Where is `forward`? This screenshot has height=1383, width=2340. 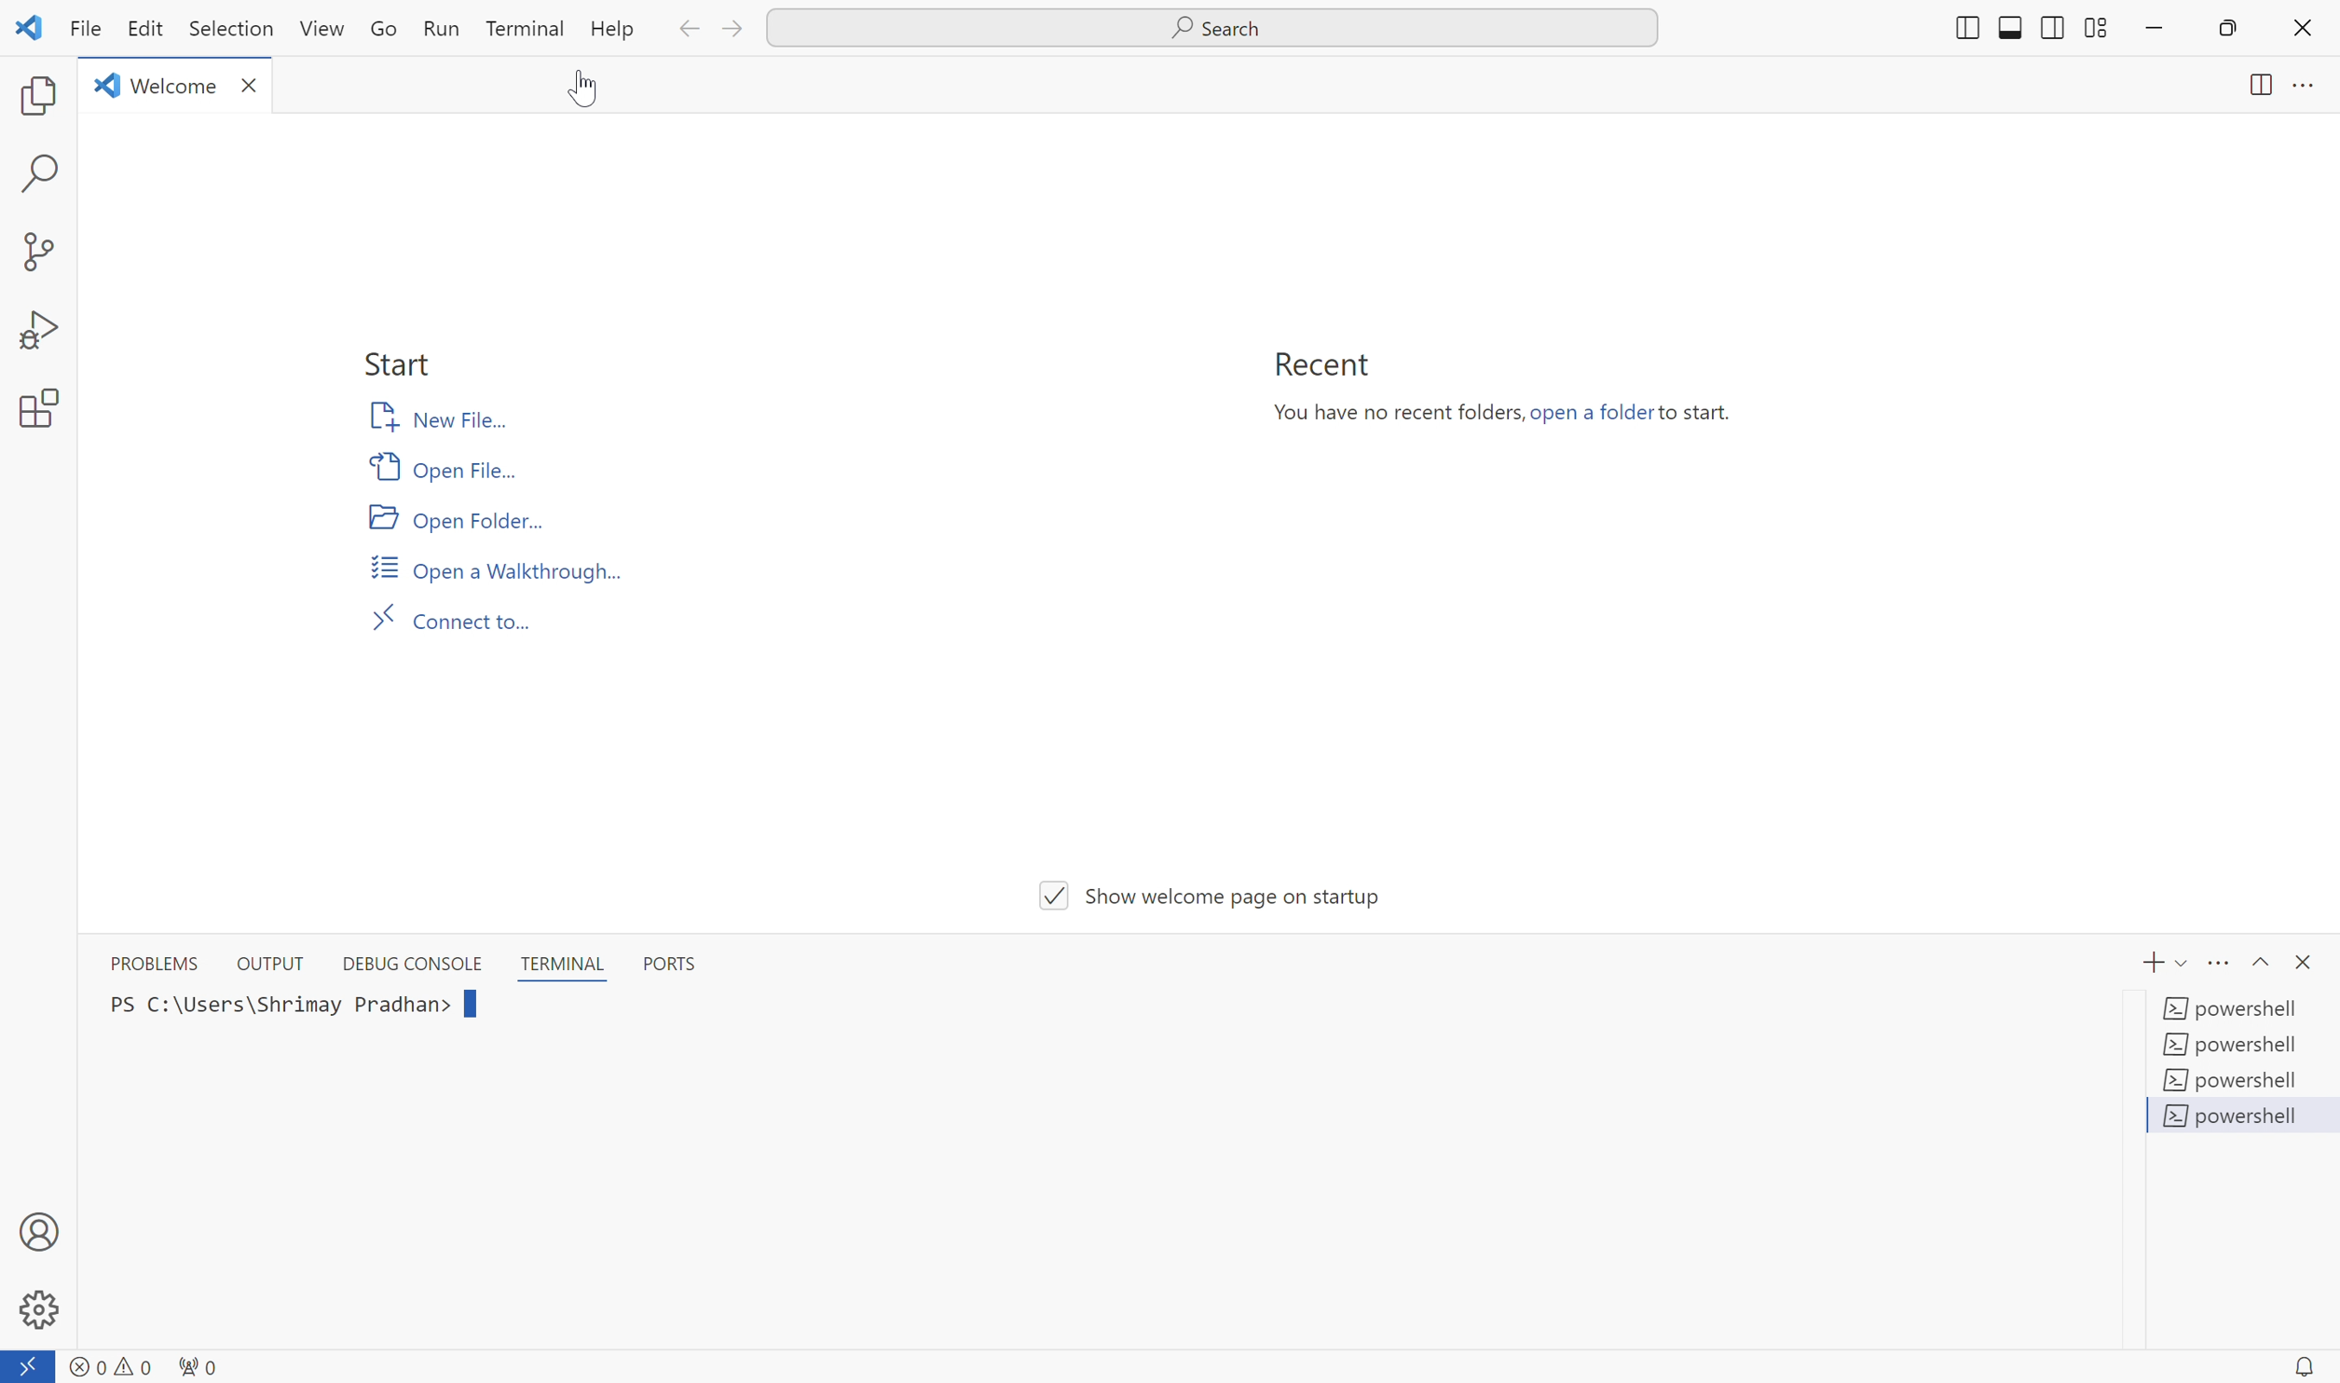
forward is located at coordinates (736, 30).